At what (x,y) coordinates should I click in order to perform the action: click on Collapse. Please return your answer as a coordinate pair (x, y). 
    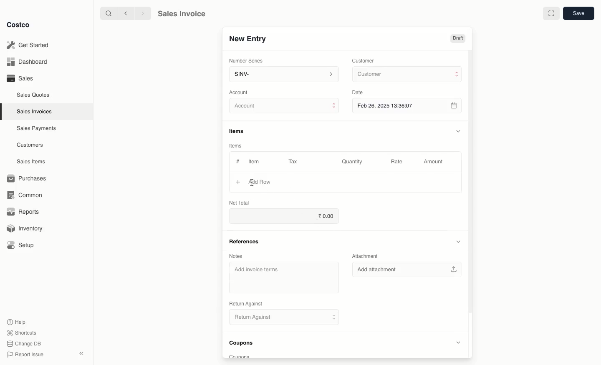
    Looking at the image, I should click on (82, 354).